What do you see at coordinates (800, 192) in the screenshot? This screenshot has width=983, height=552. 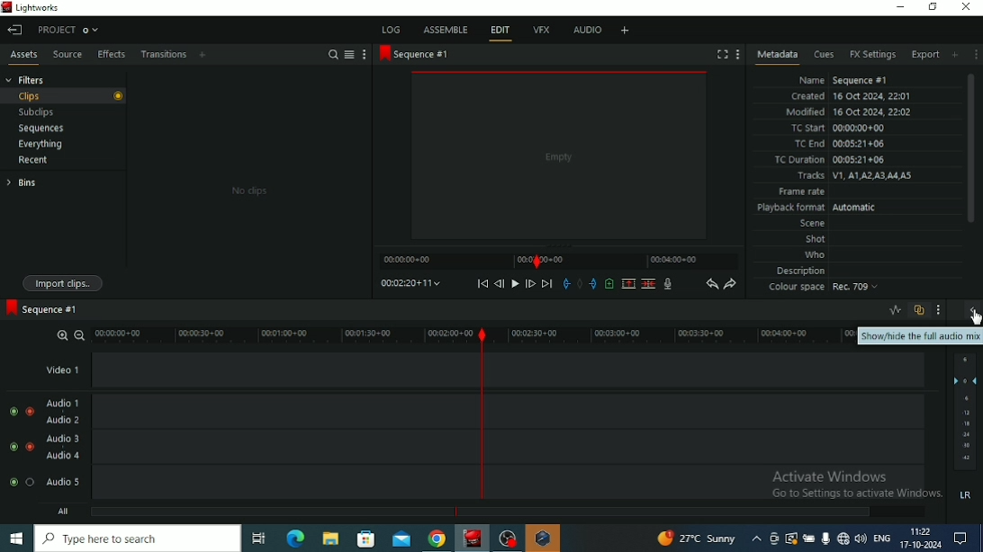 I see `Frame rate` at bounding box center [800, 192].